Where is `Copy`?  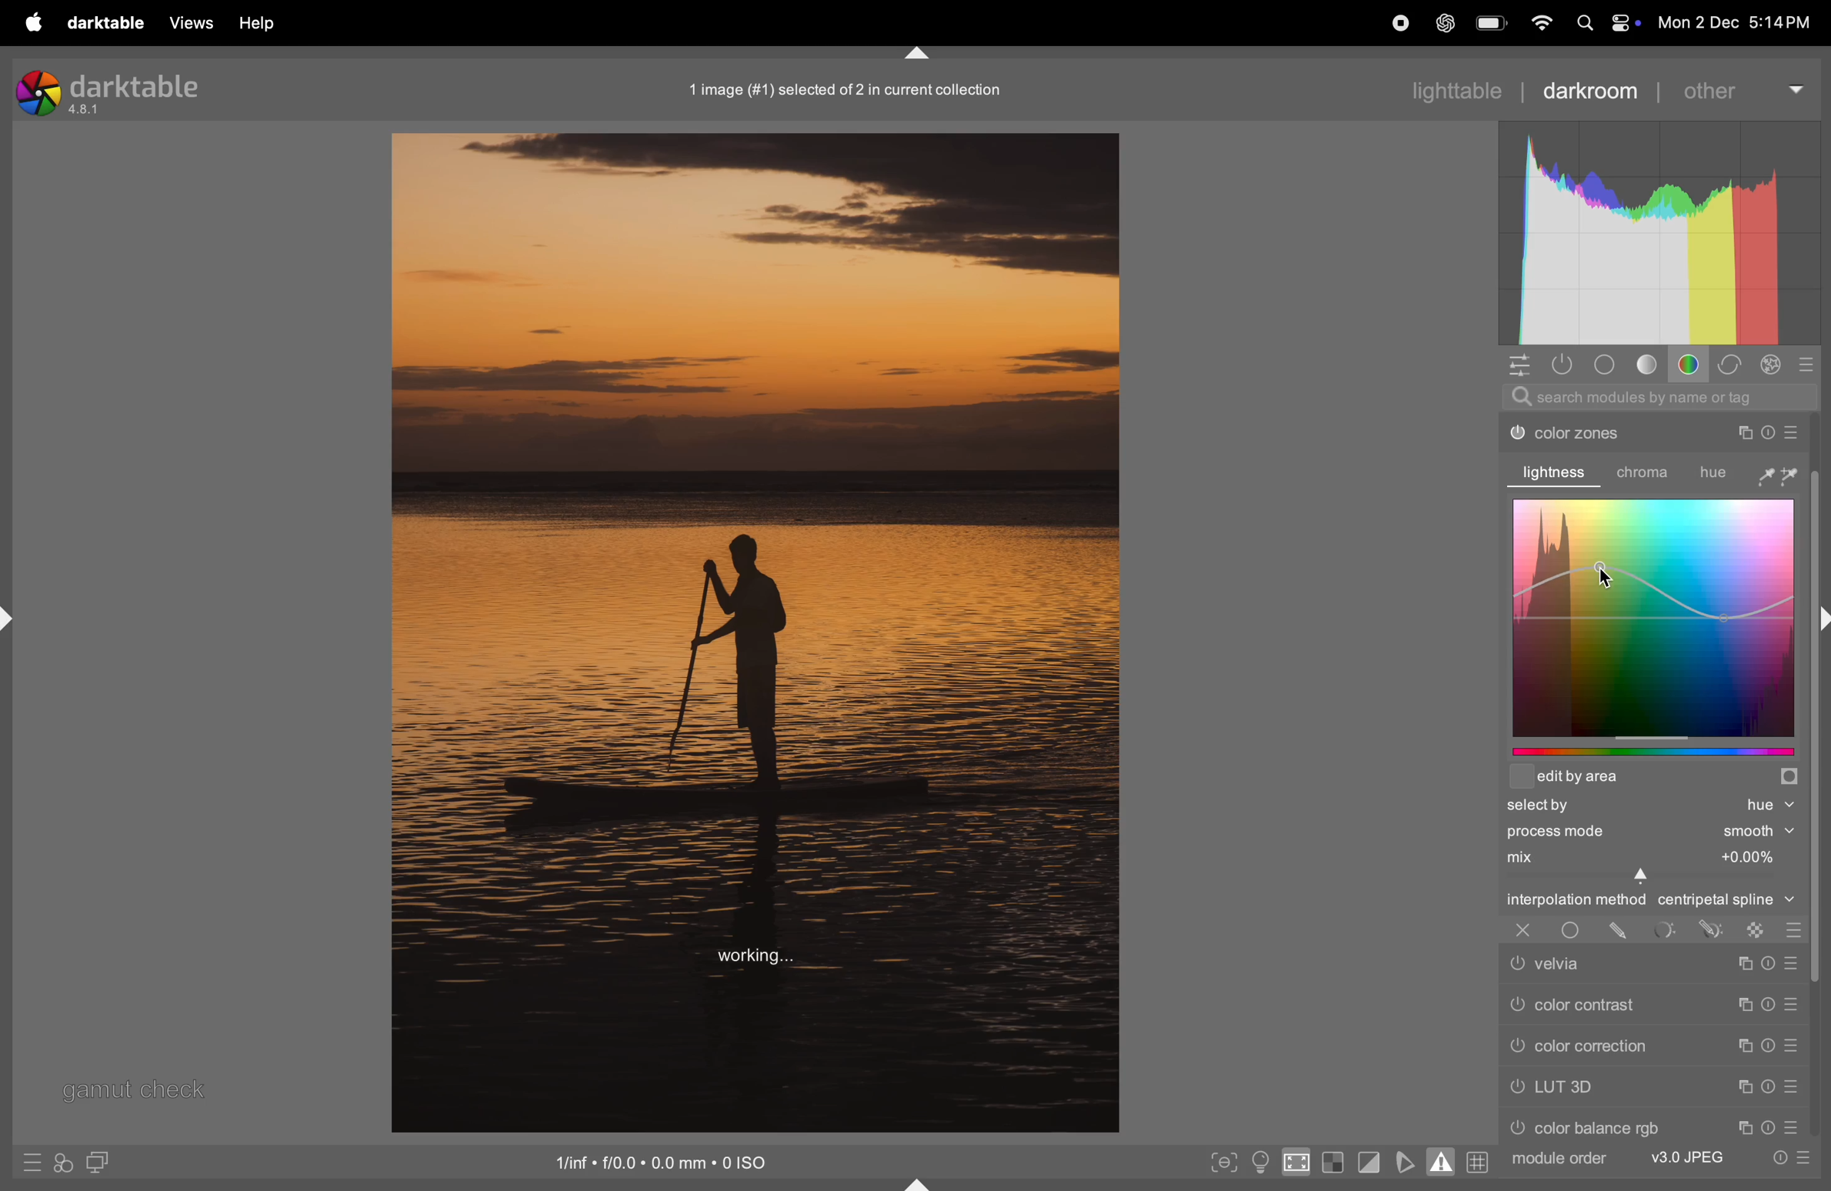
Copy is located at coordinates (1743, 1004).